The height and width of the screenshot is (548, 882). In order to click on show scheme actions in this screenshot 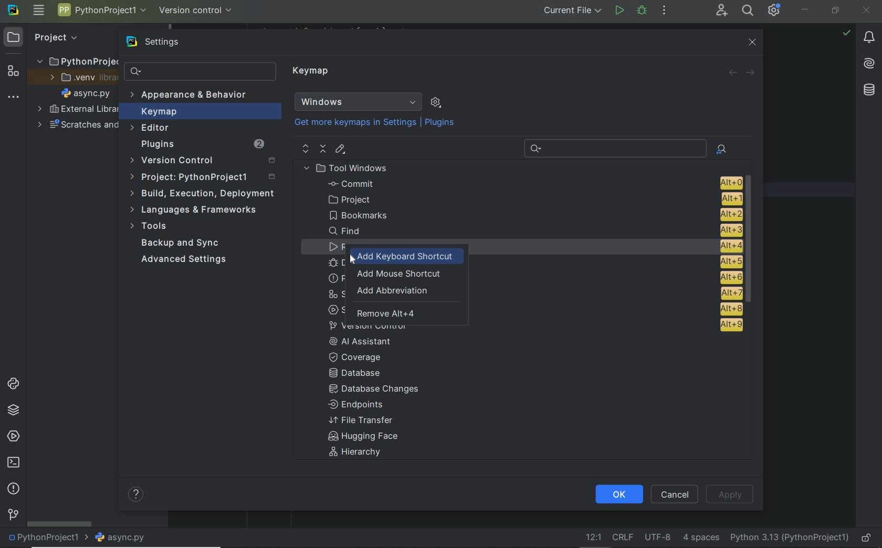, I will do `click(436, 102)`.